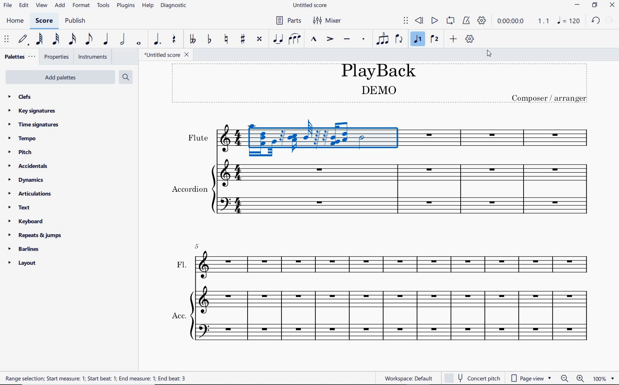 The width and height of the screenshot is (619, 385). Describe the element at coordinates (225, 39) in the screenshot. I see `toggle natural` at that location.